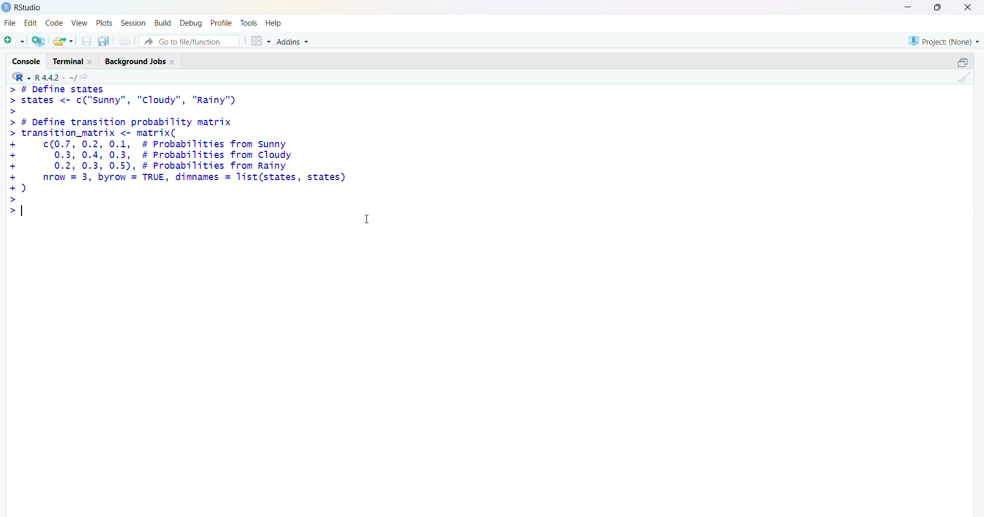  What do you see at coordinates (968, 8) in the screenshot?
I see `close` at bounding box center [968, 8].